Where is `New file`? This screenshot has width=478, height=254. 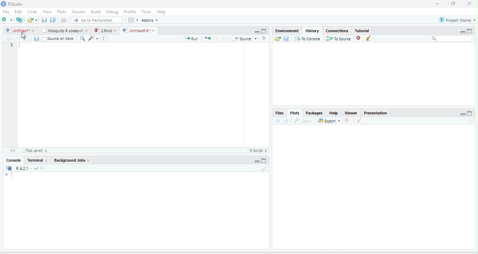
New file is located at coordinates (7, 20).